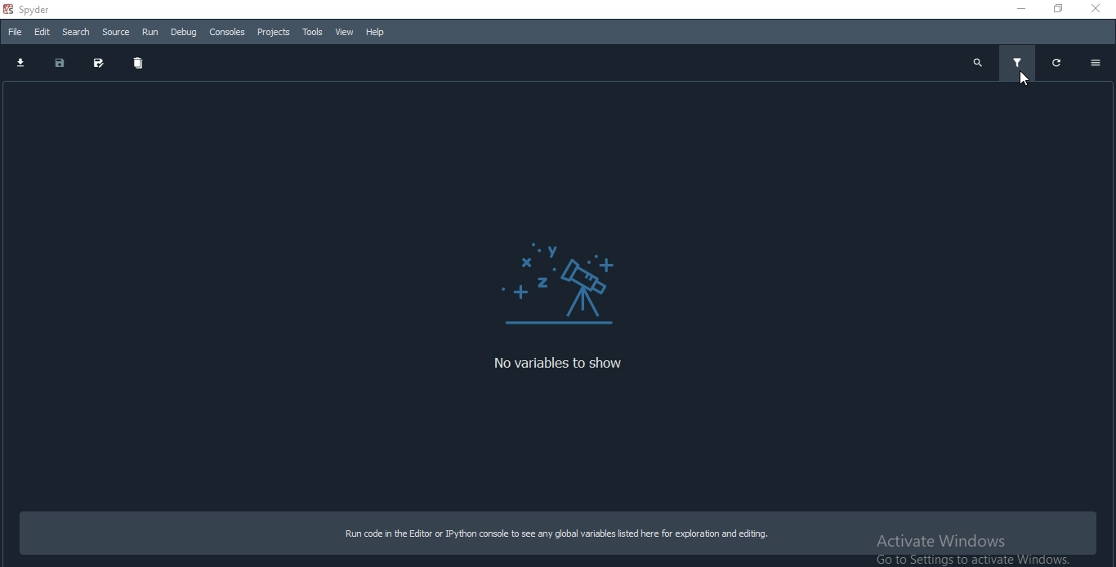 The width and height of the screenshot is (1116, 567). Describe the element at coordinates (151, 31) in the screenshot. I see `Run` at that location.